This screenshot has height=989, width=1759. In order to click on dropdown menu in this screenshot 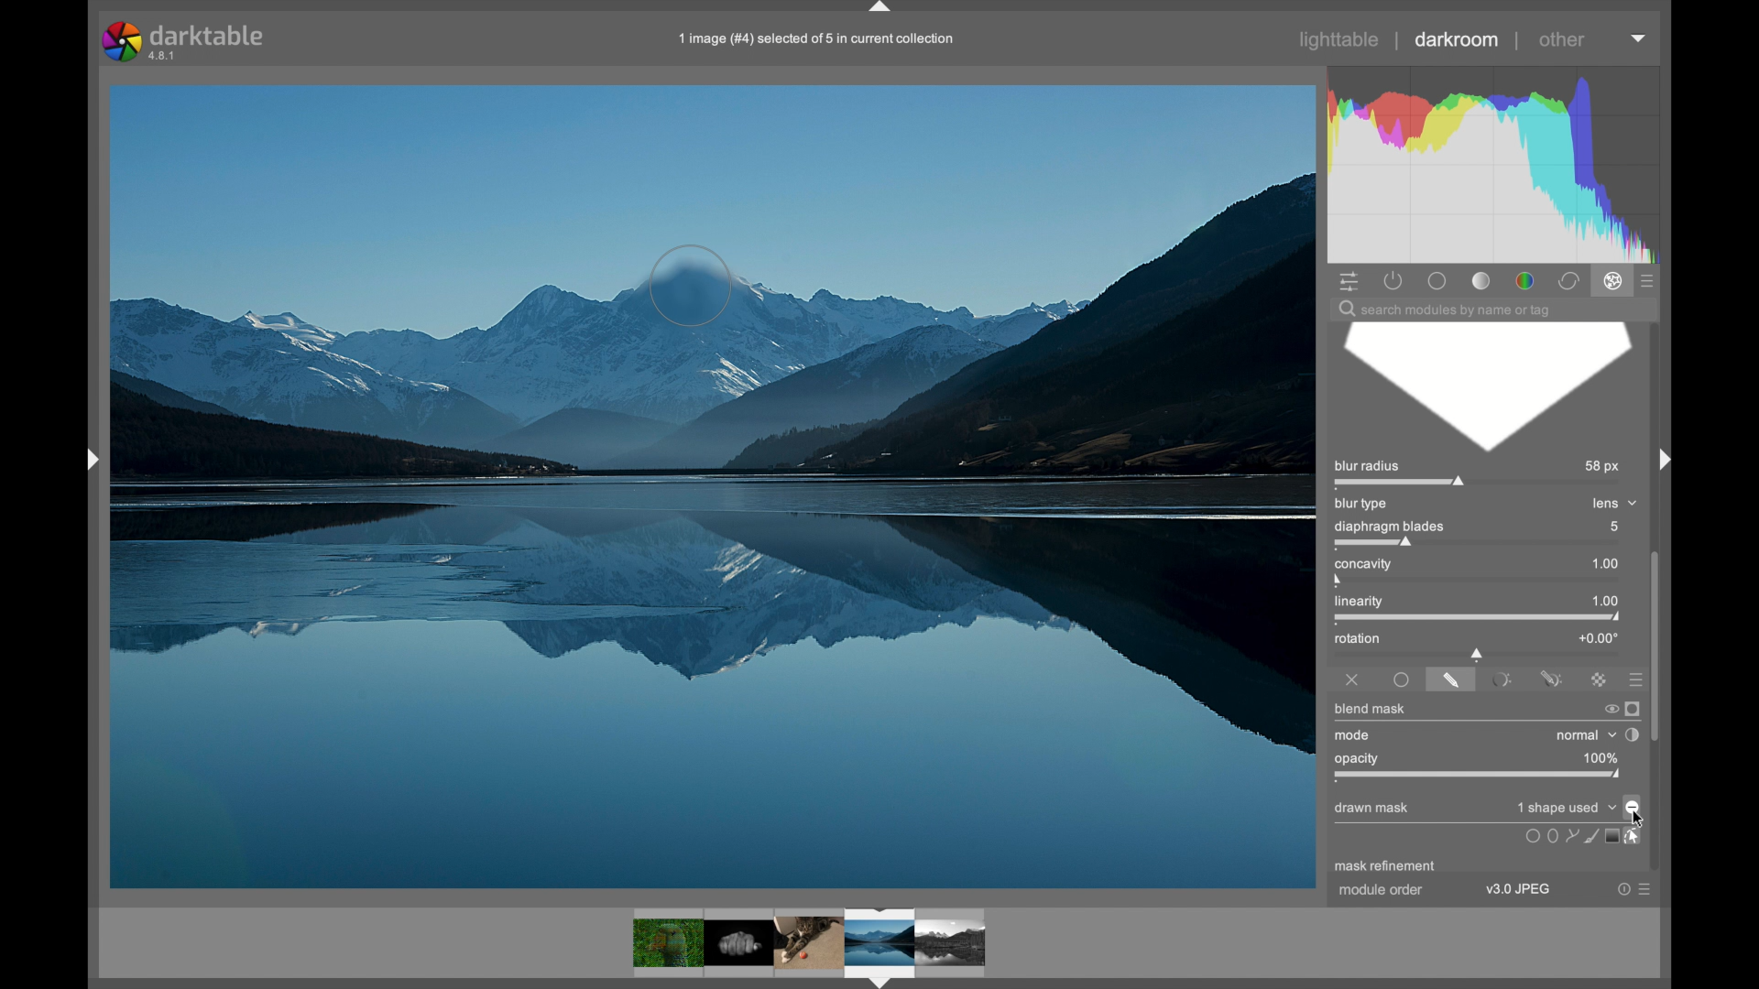, I will do `click(1640, 39)`.